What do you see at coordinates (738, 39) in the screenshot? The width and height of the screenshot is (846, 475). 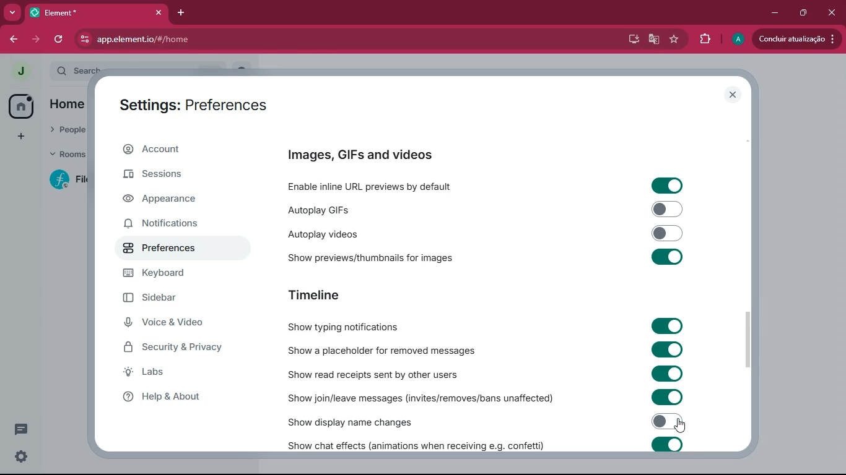 I see `profile picture` at bounding box center [738, 39].